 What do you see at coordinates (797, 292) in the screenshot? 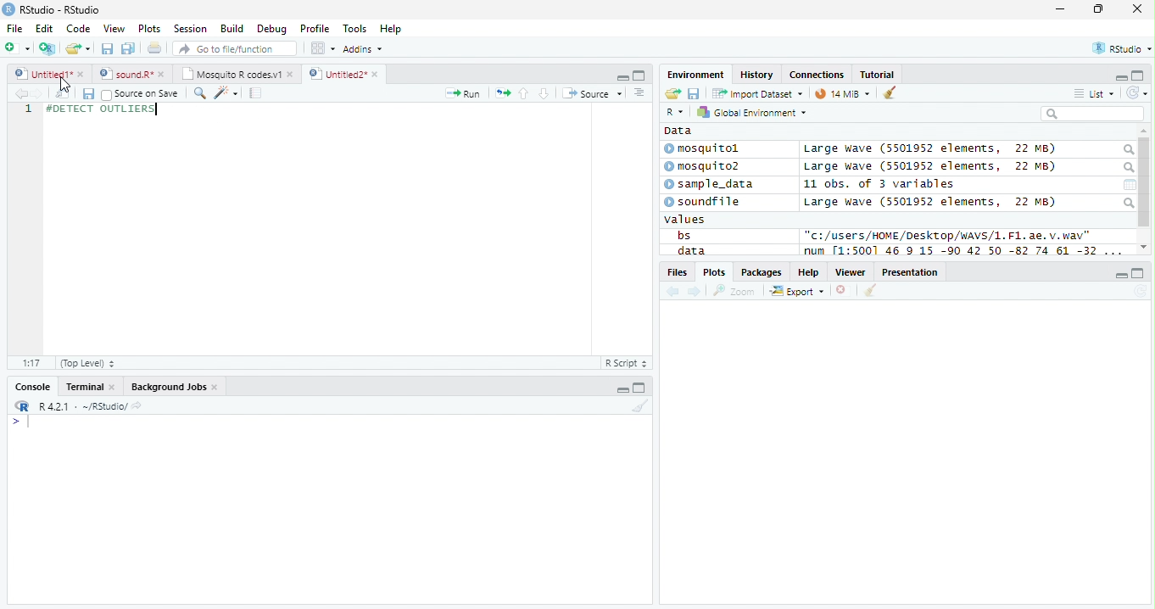
I see `Export` at bounding box center [797, 292].